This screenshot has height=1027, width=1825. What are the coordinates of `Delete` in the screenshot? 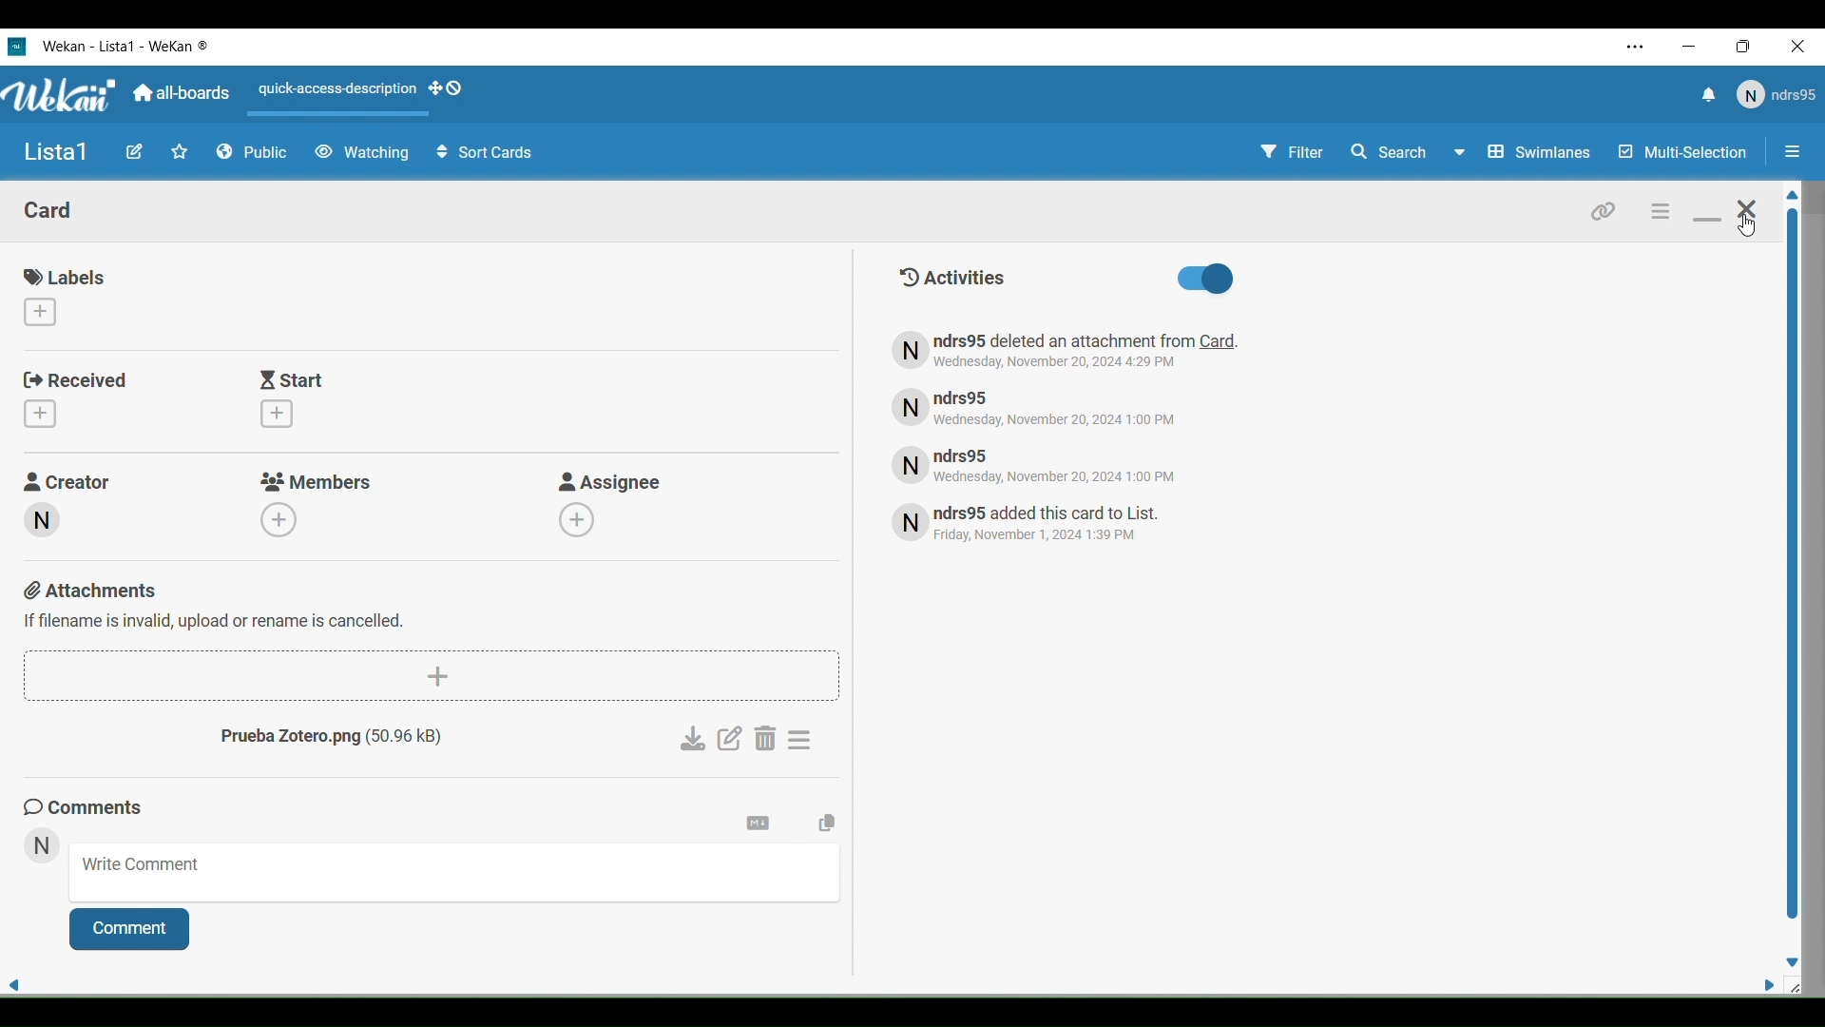 It's located at (758, 740).